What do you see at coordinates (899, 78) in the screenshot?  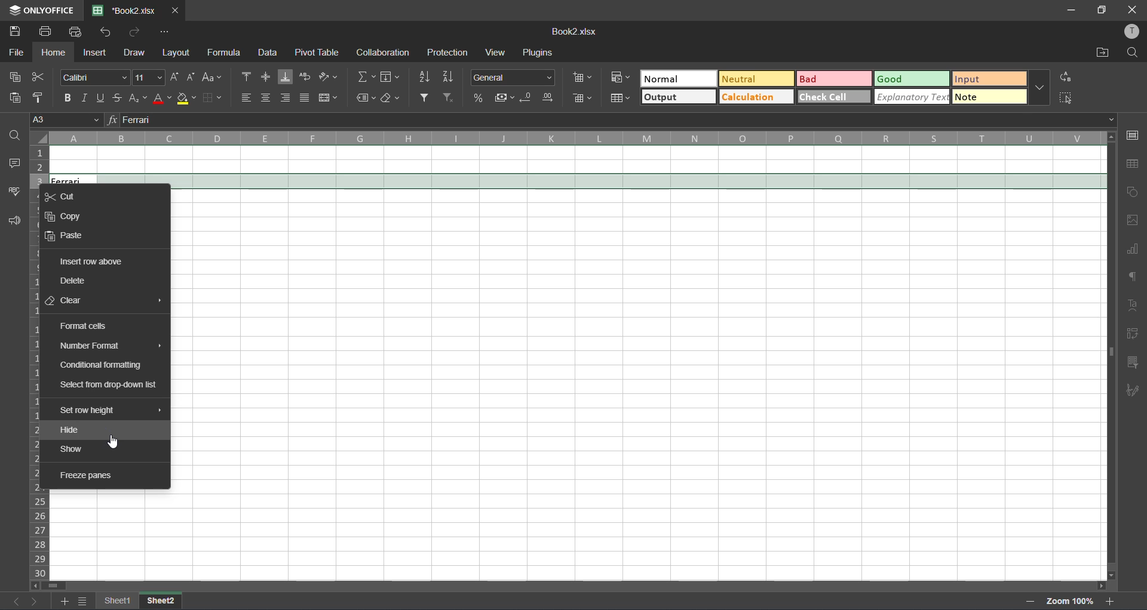 I see `good` at bounding box center [899, 78].